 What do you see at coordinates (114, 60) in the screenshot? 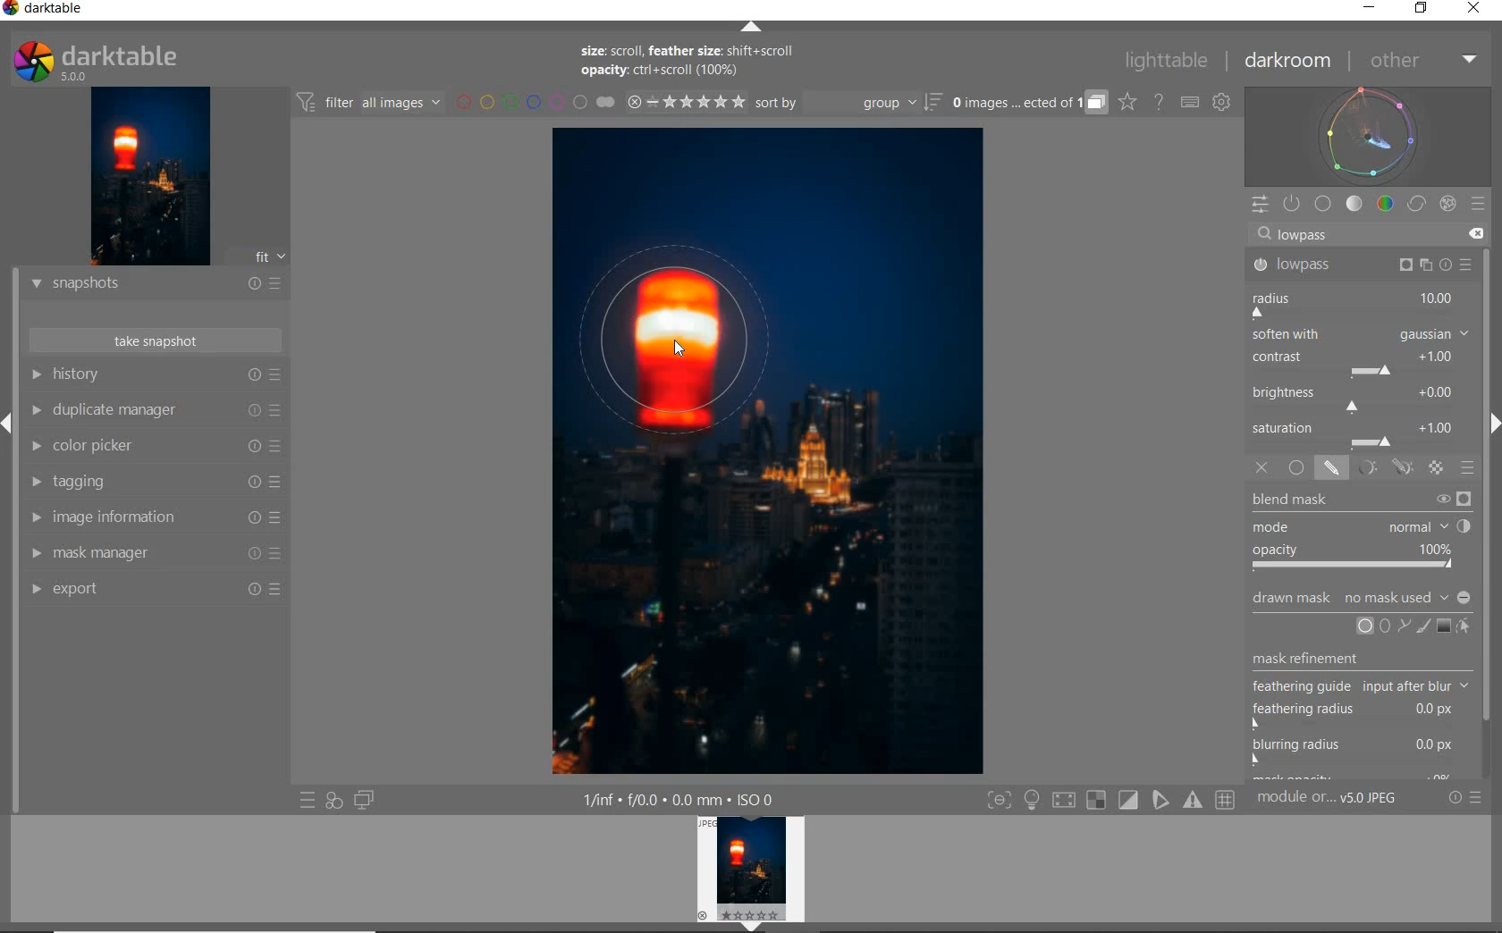
I see `SYSTEM LOG` at bounding box center [114, 60].